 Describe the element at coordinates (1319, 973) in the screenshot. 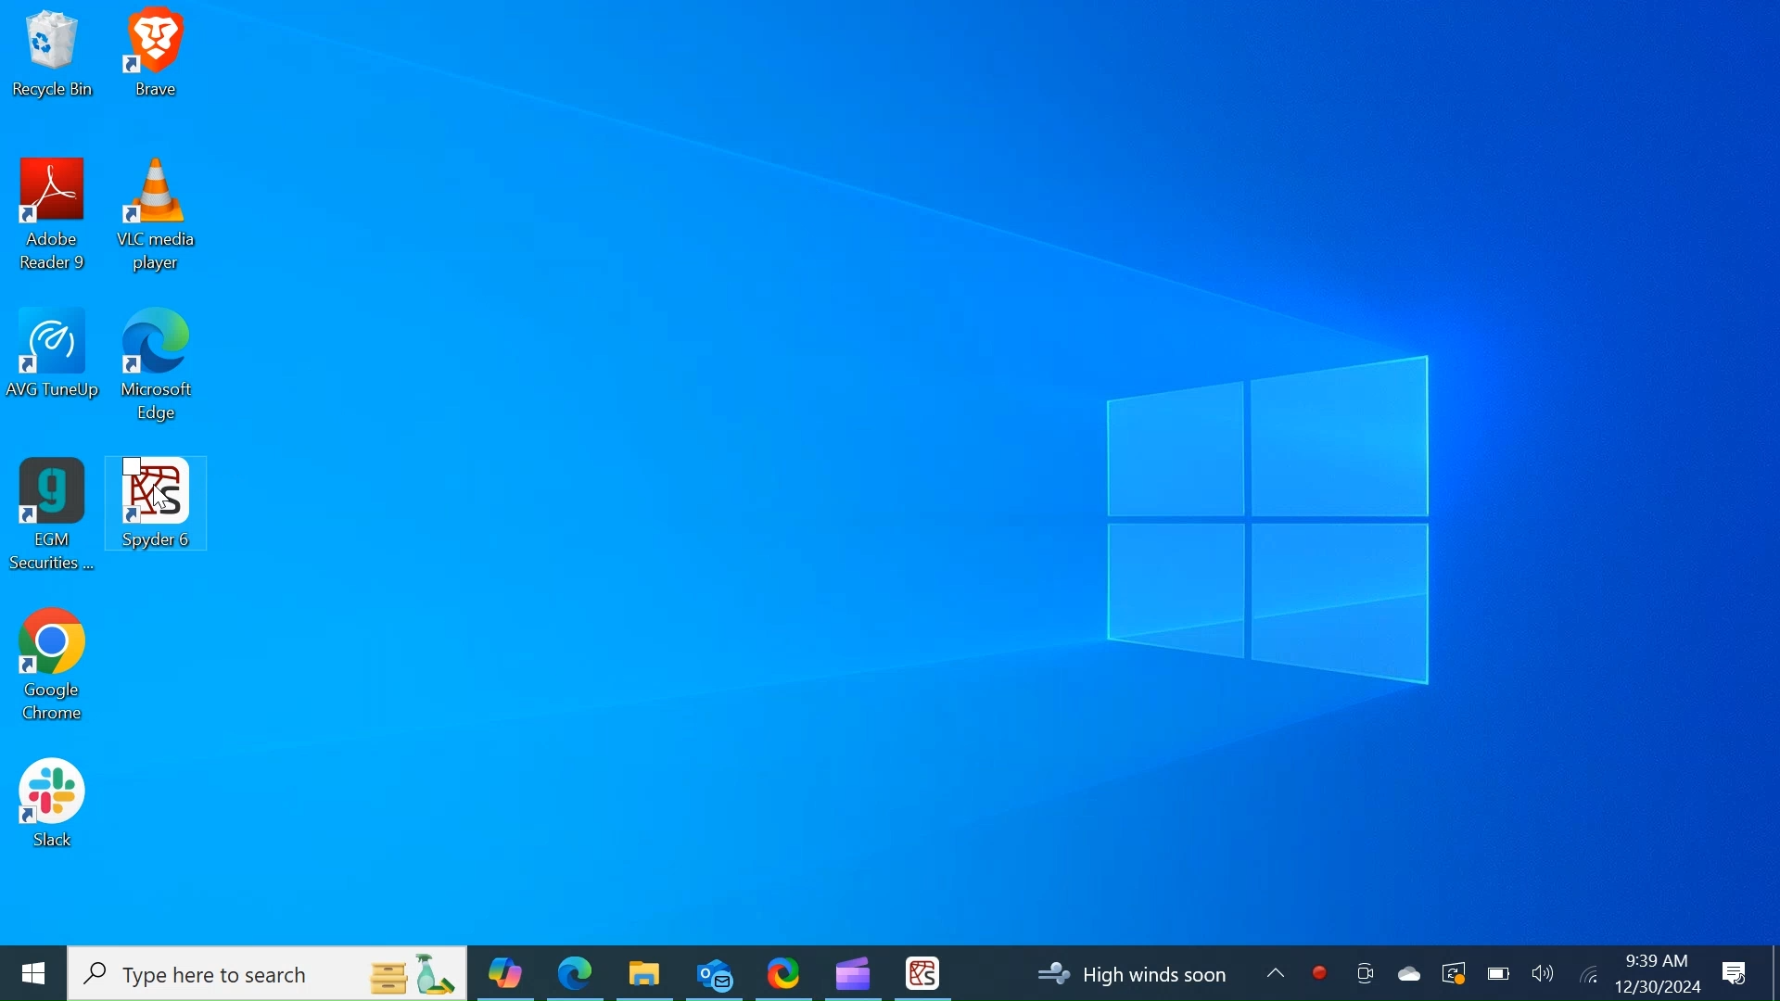

I see `Record` at that location.